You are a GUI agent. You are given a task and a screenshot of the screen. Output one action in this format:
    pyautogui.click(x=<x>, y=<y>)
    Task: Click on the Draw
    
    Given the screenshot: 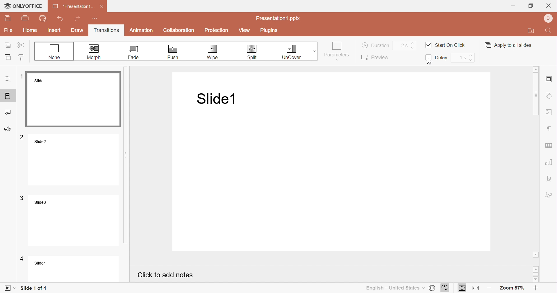 What is the action you would take?
    pyautogui.click(x=78, y=30)
    